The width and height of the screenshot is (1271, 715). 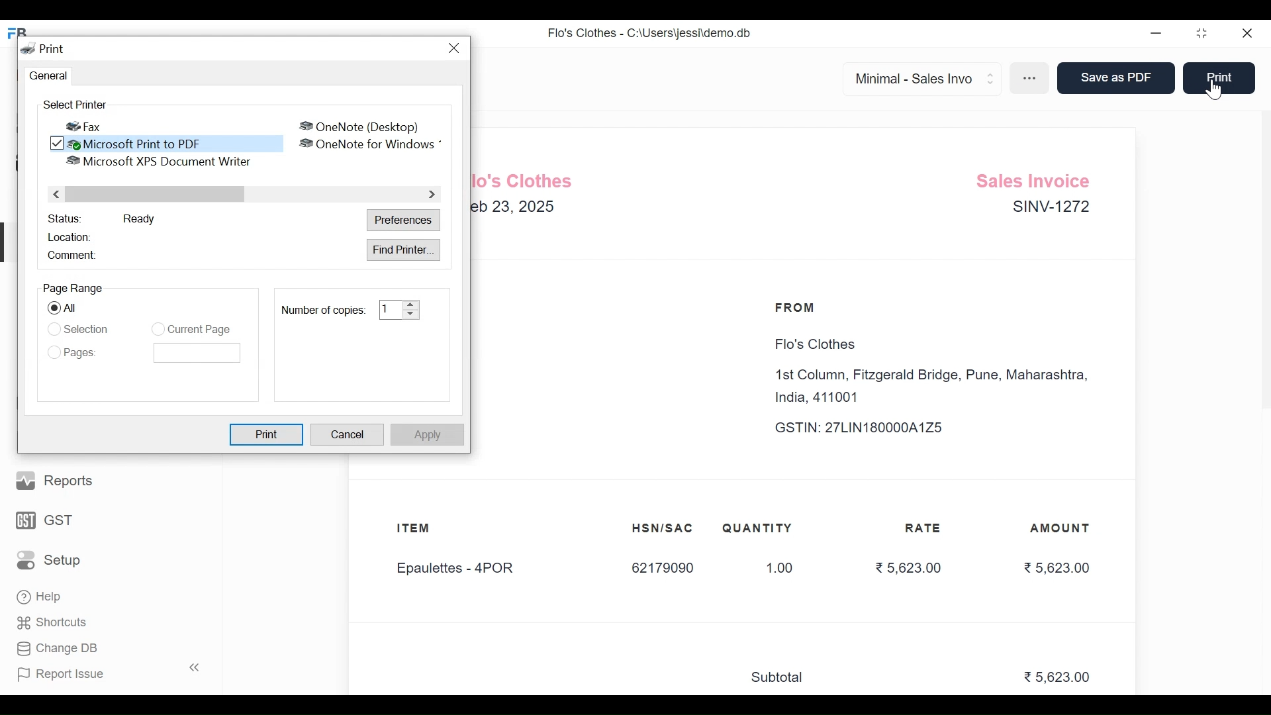 I want to click on OneNote (Desktop), so click(x=359, y=126).